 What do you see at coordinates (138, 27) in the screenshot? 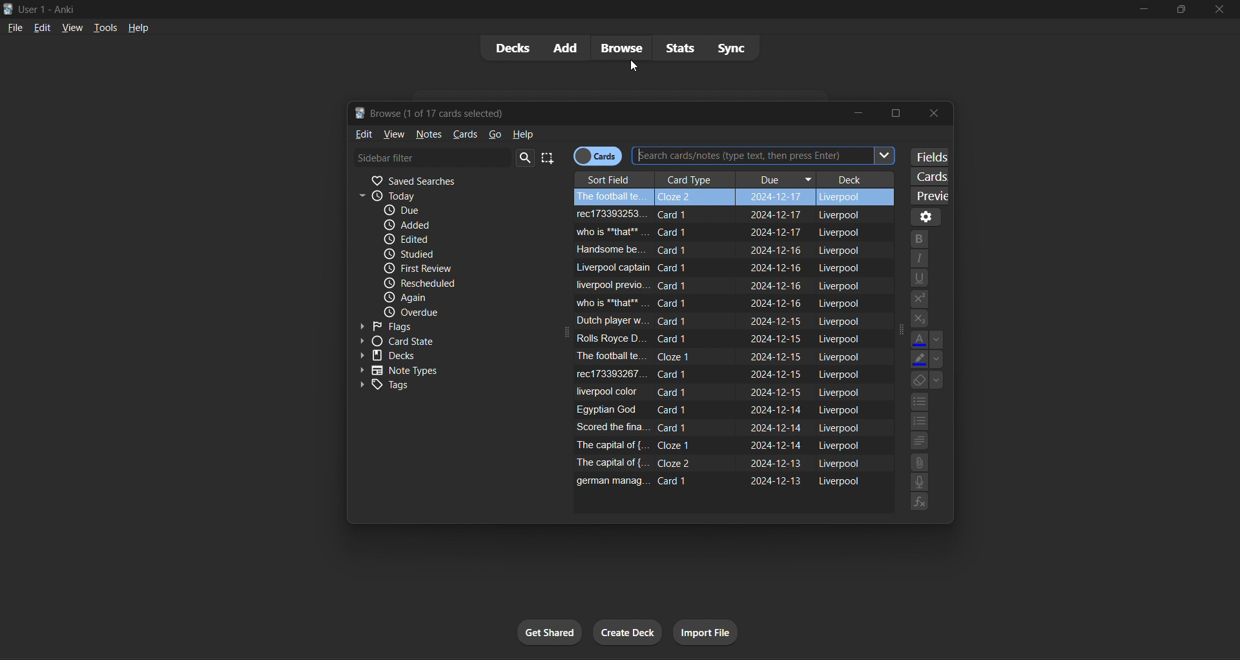
I see `help` at bounding box center [138, 27].